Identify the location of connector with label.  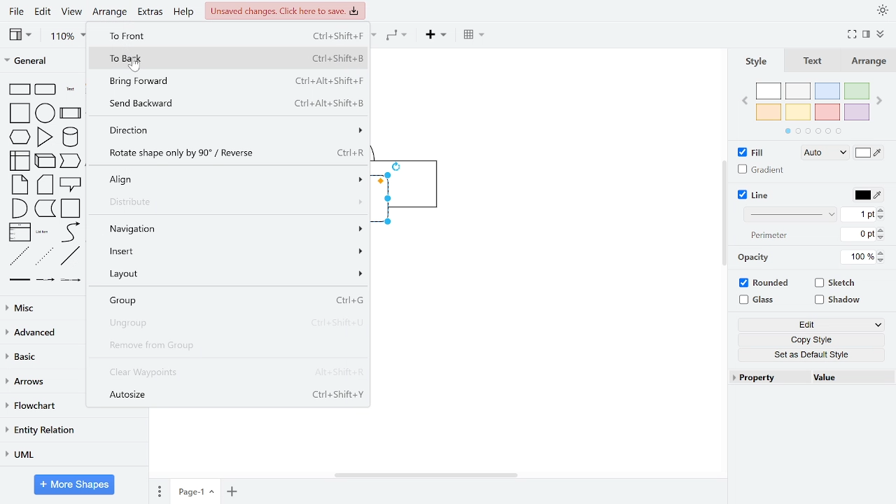
(46, 279).